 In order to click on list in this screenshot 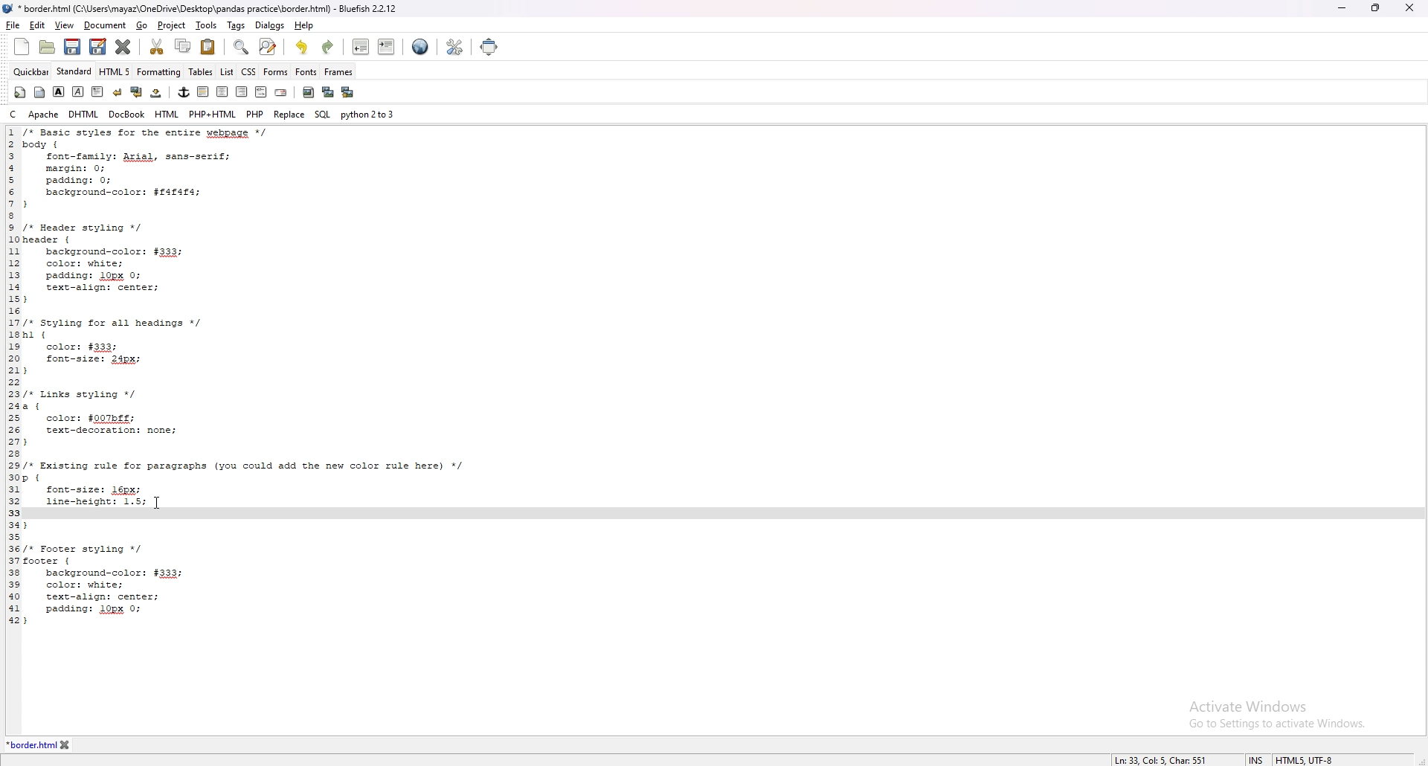, I will do `click(228, 72)`.